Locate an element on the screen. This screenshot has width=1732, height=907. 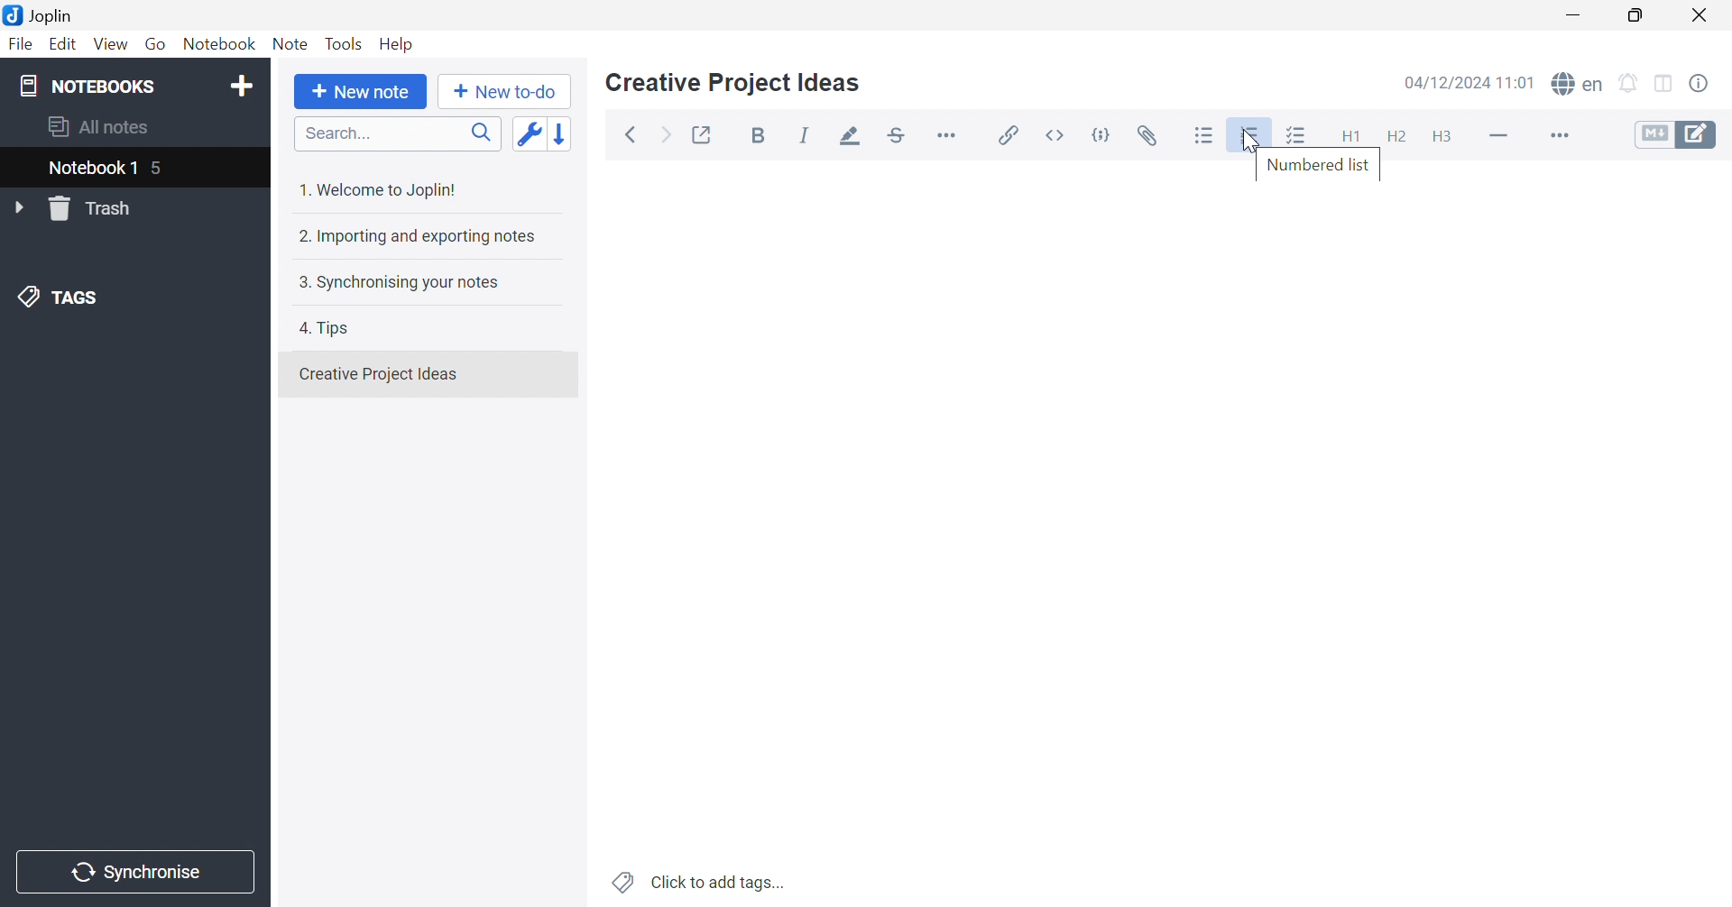
Close is located at coordinates (1703, 16).